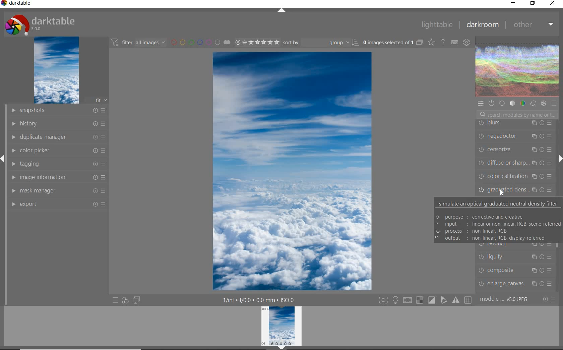  What do you see at coordinates (256, 41) in the screenshot?
I see `SELECTED IMAGE RANGE RATING` at bounding box center [256, 41].